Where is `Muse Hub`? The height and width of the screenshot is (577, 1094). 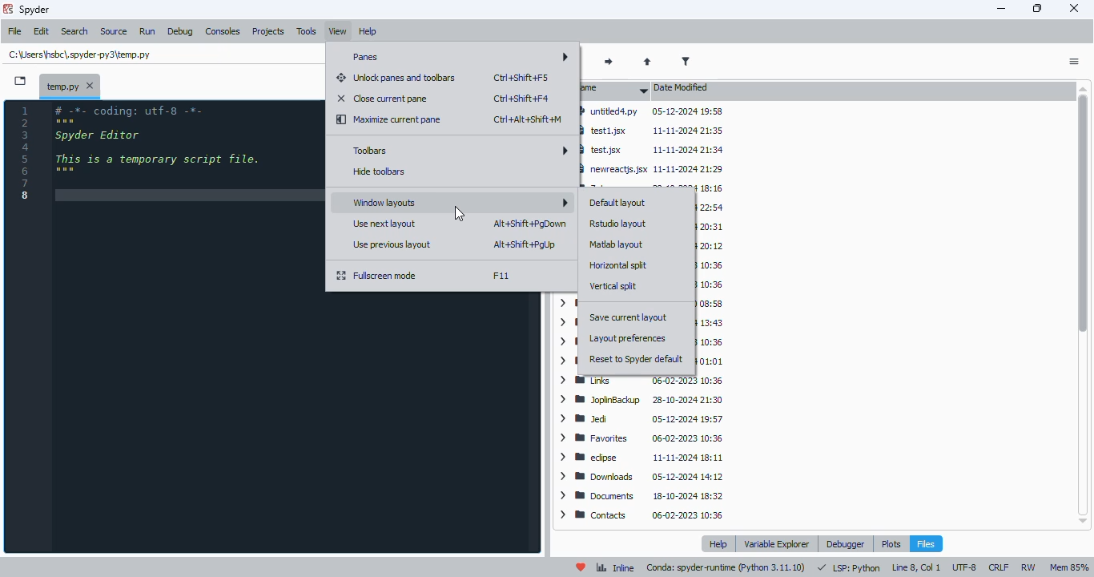
Muse Hub is located at coordinates (711, 361).